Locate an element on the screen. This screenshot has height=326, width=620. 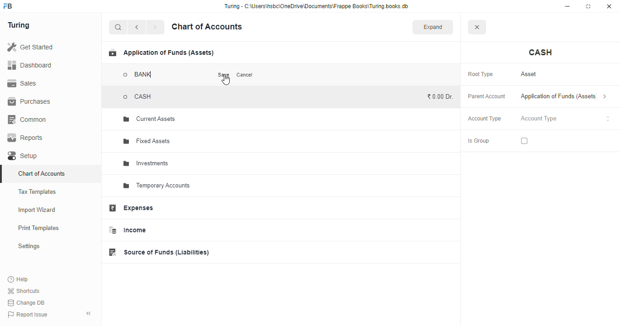
parent account is located at coordinates (487, 97).